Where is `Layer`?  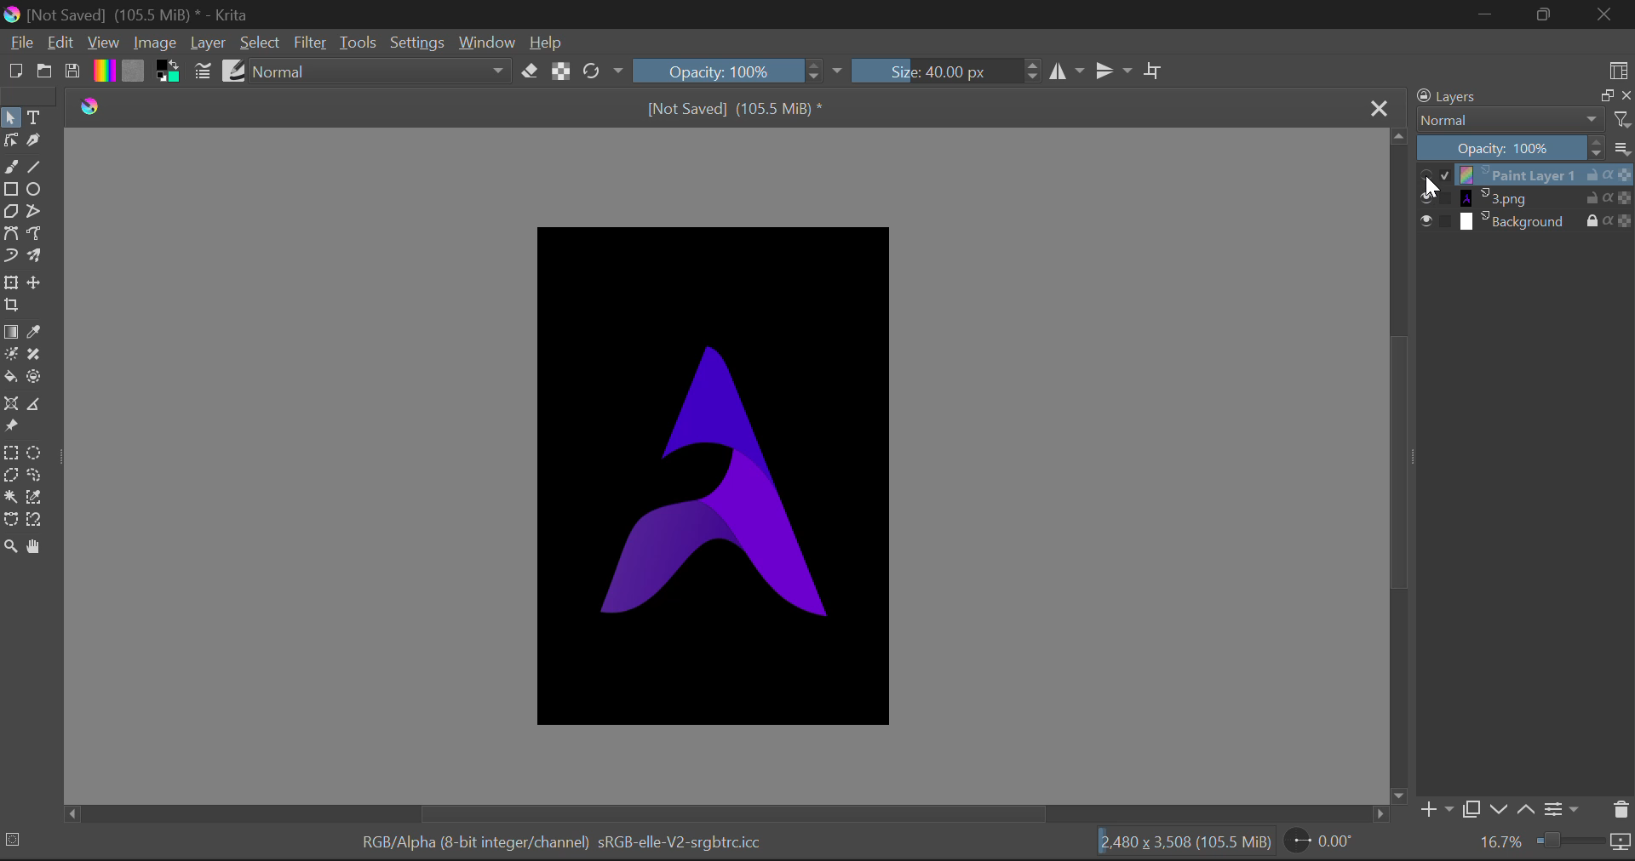
Layer is located at coordinates (208, 47).